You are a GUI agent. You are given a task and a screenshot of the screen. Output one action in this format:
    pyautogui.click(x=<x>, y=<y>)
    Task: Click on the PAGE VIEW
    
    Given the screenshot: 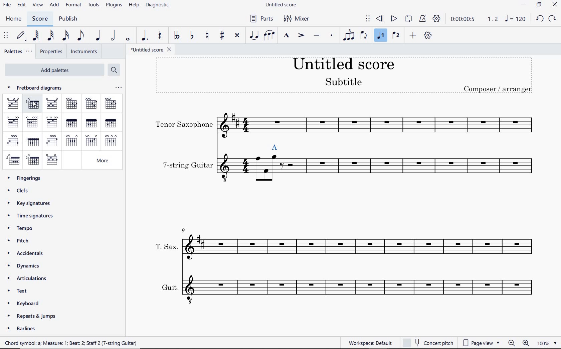 What is the action you would take?
    pyautogui.click(x=482, y=342)
    